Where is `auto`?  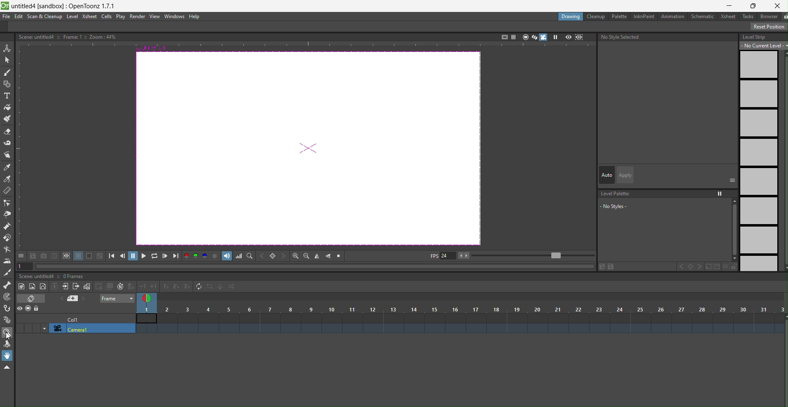 auto is located at coordinates (606, 175).